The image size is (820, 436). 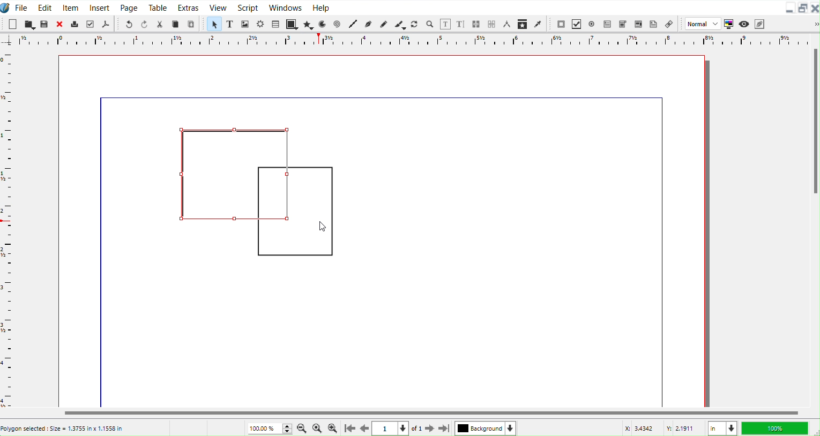 What do you see at coordinates (669, 24) in the screenshot?
I see `Link Annotation` at bounding box center [669, 24].